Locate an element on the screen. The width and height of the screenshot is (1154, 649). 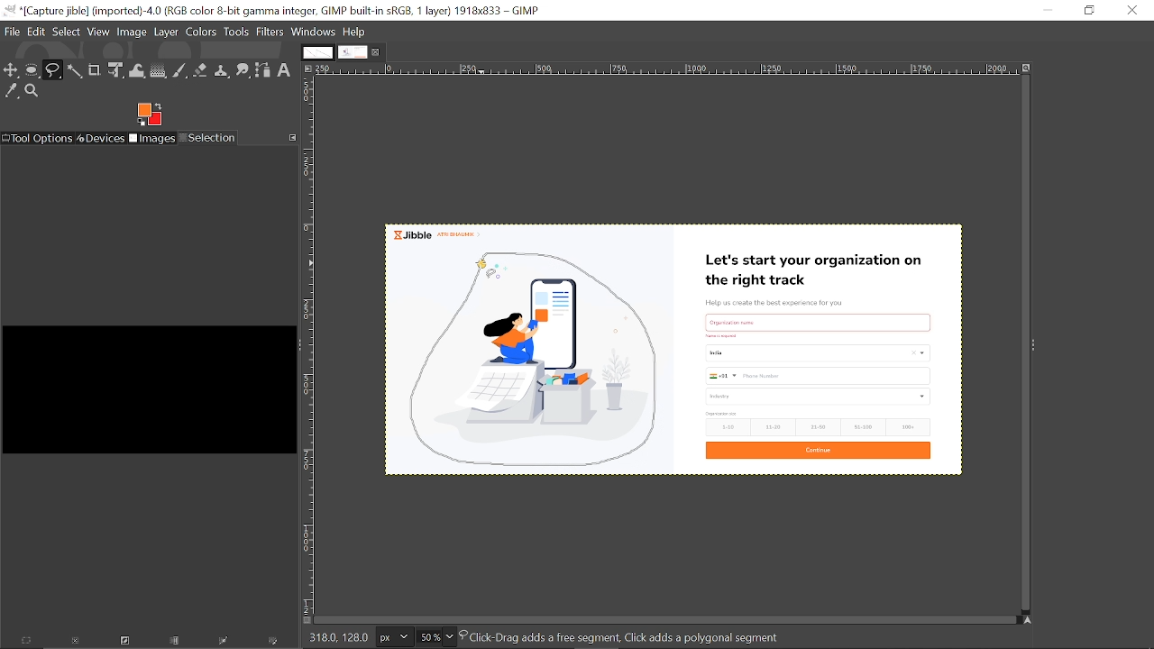
Zoom tool is located at coordinates (32, 91).